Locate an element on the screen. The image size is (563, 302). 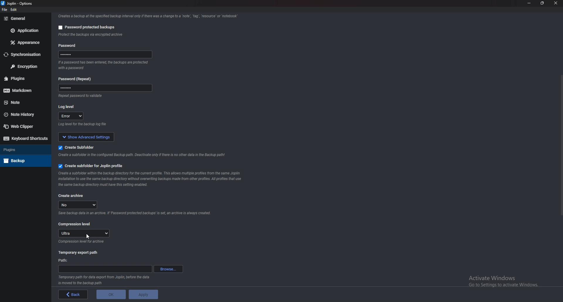
apply is located at coordinates (144, 294).